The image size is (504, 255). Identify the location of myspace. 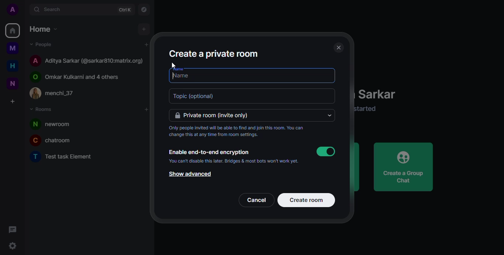
(13, 48).